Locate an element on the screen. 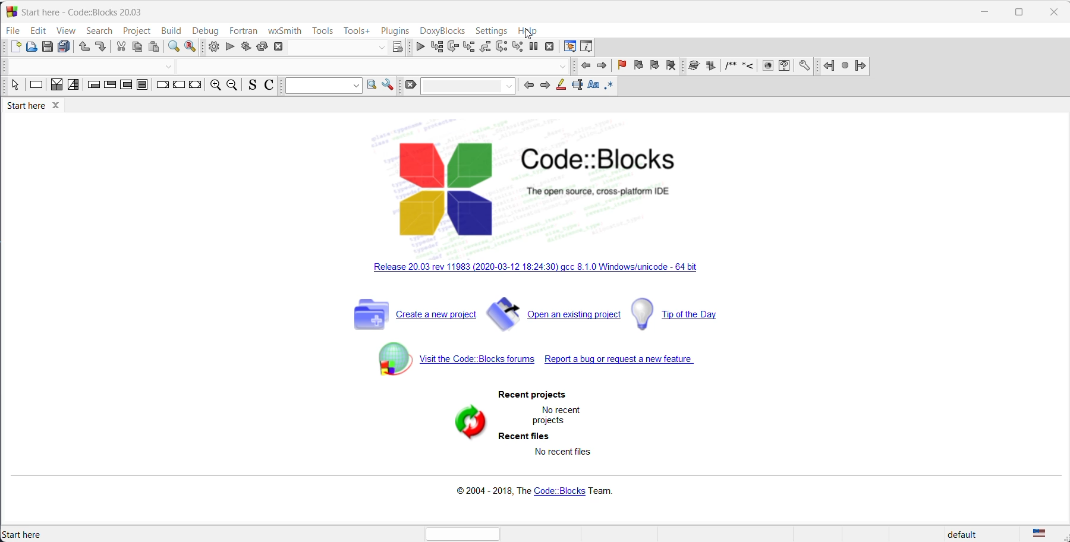 Image resolution: width=1070 pixels, height=542 pixels. insert line is located at coordinates (750, 66).